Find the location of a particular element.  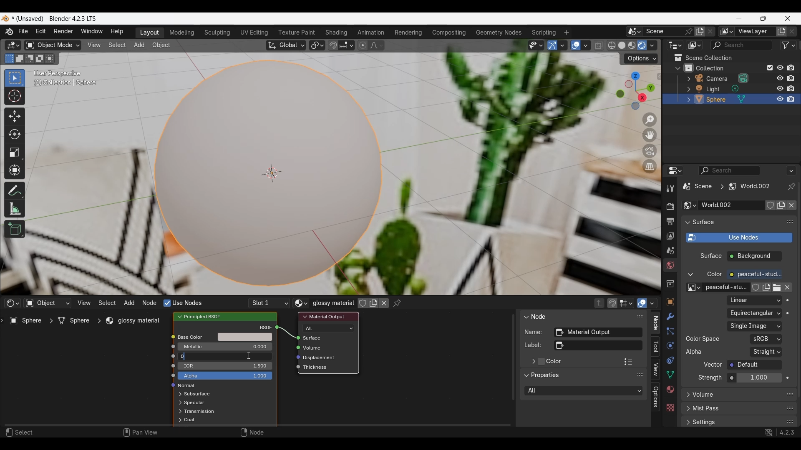

surface is located at coordinates (711, 257).